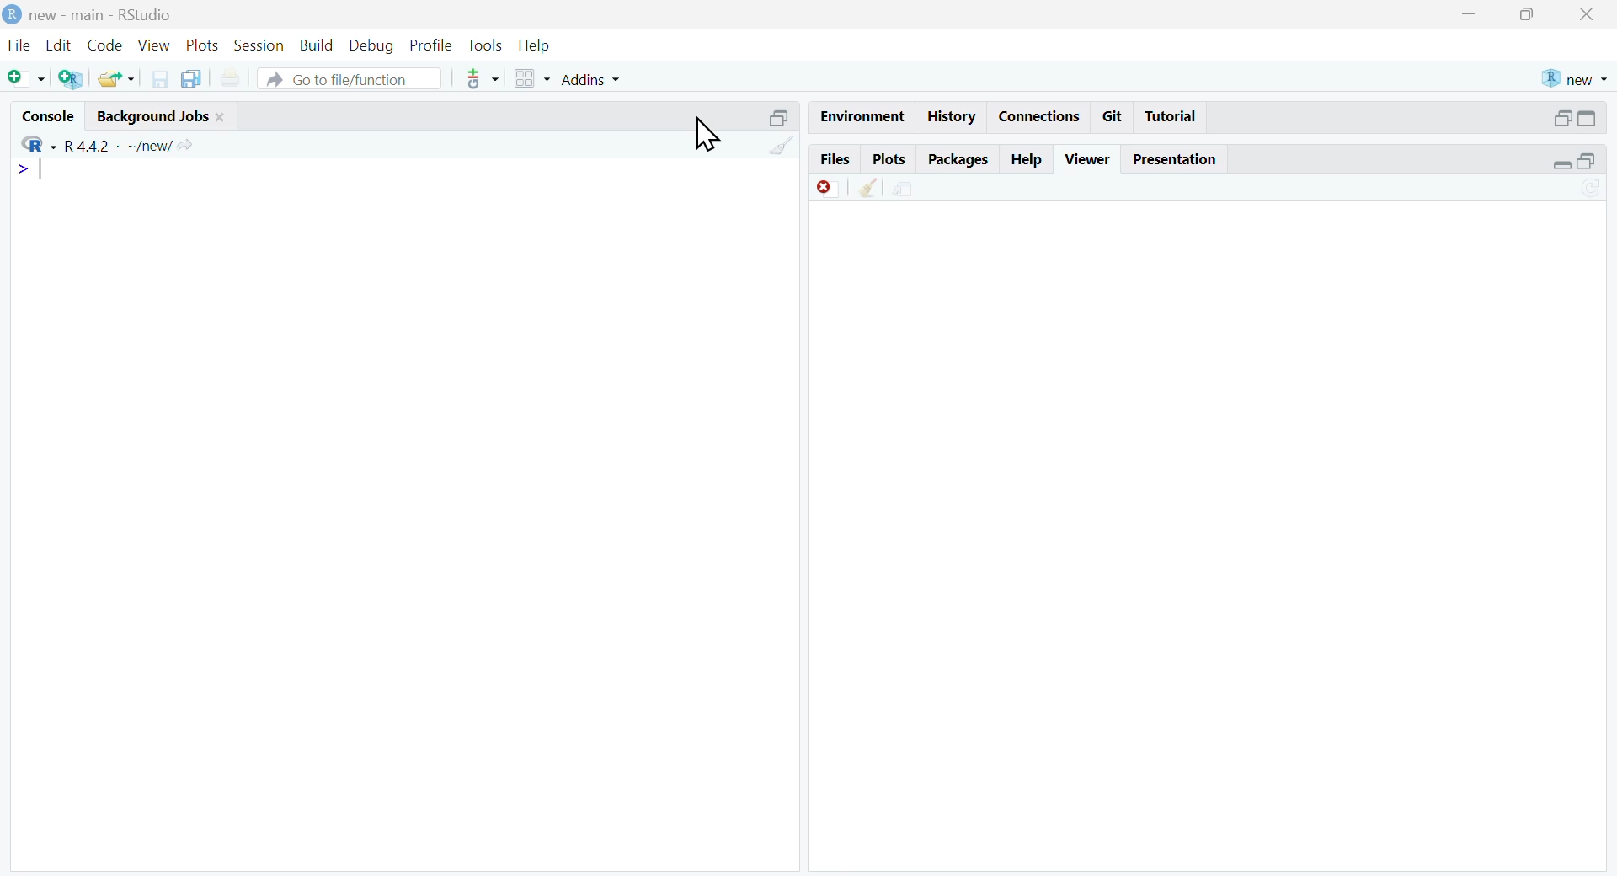 The width and height of the screenshot is (1617, 876). Describe the element at coordinates (432, 45) in the screenshot. I see `profile` at that location.